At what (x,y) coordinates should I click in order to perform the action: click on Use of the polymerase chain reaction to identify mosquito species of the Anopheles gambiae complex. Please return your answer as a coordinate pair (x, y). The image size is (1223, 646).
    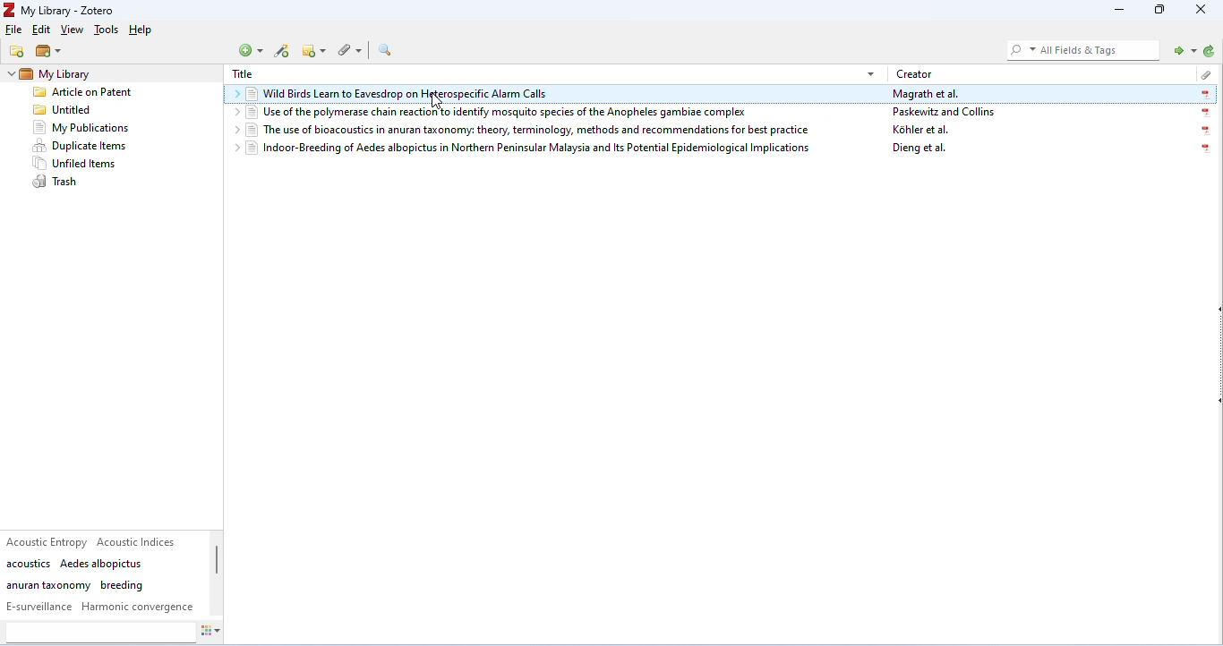
    Looking at the image, I should click on (524, 113).